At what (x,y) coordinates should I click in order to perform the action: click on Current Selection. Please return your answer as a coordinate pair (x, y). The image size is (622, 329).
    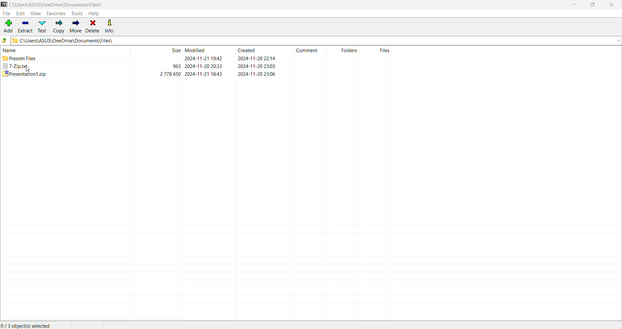
    Looking at the image, I should click on (26, 326).